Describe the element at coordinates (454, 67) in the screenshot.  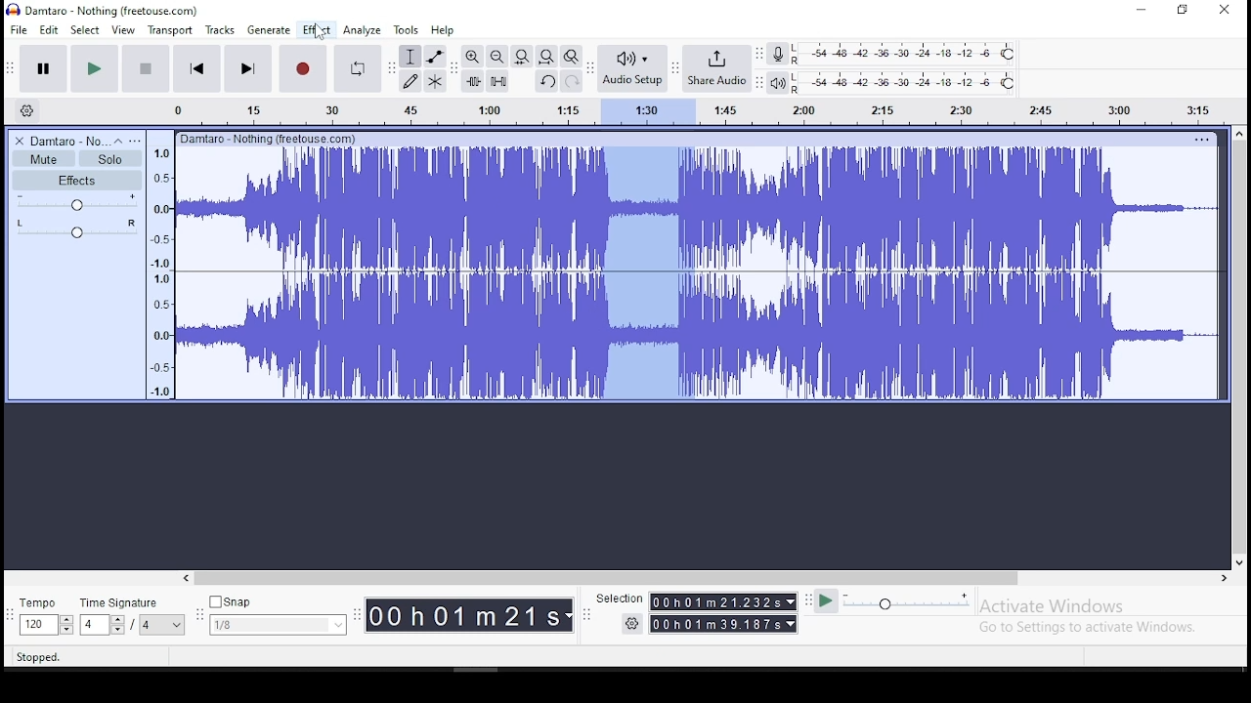
I see `` at that location.